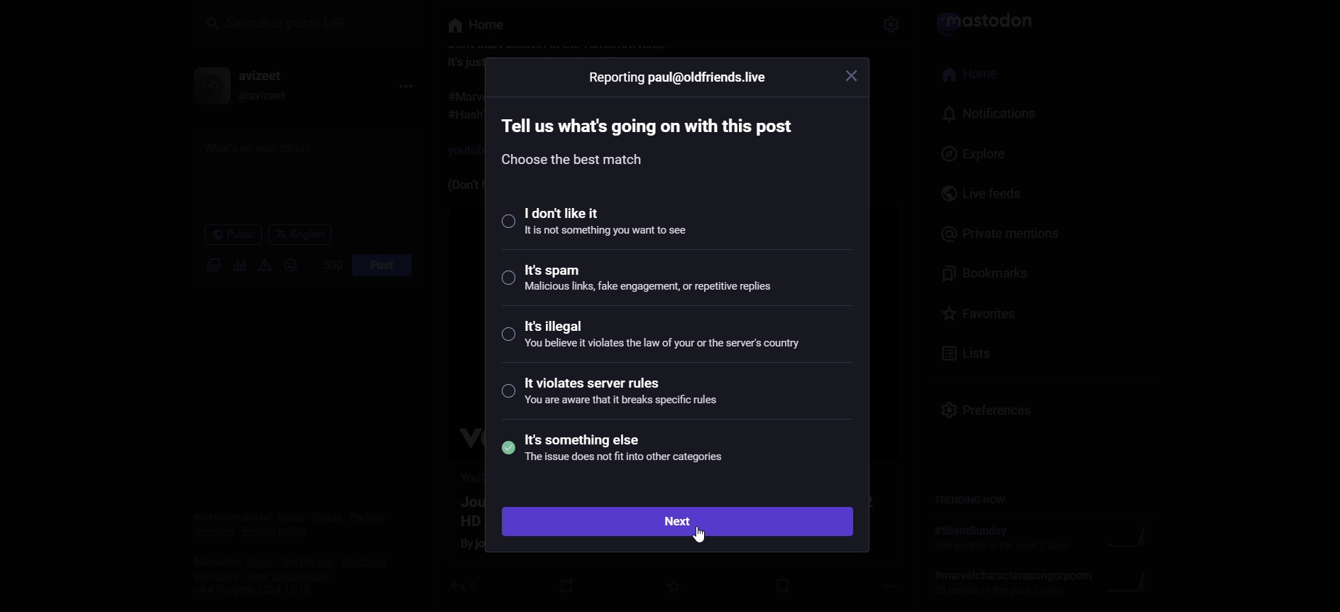 The image size is (1340, 612). What do you see at coordinates (971, 154) in the screenshot?
I see `explore` at bounding box center [971, 154].